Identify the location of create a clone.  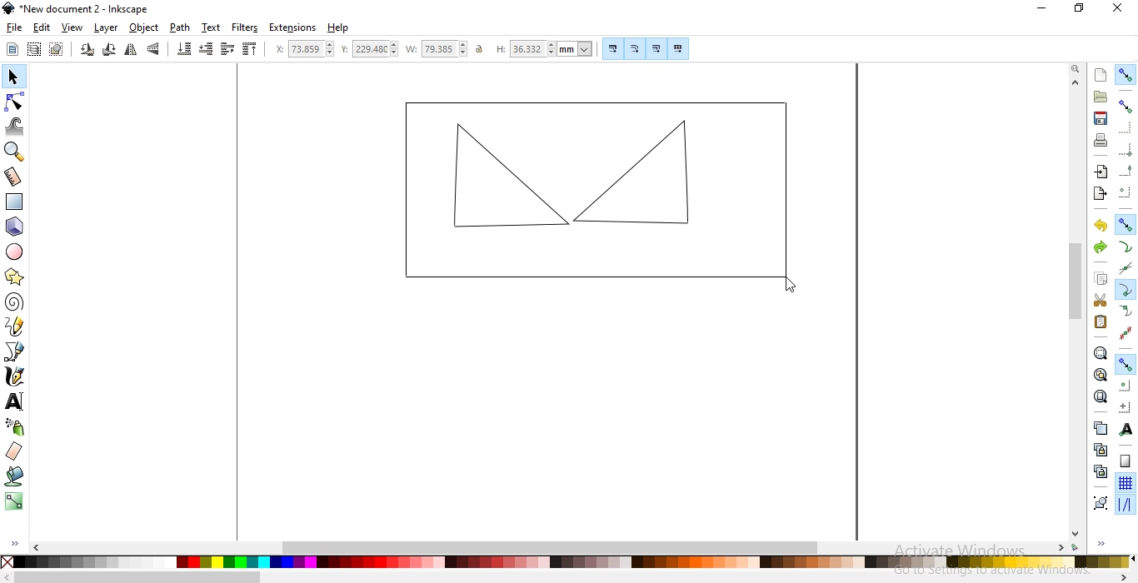
(1097, 449).